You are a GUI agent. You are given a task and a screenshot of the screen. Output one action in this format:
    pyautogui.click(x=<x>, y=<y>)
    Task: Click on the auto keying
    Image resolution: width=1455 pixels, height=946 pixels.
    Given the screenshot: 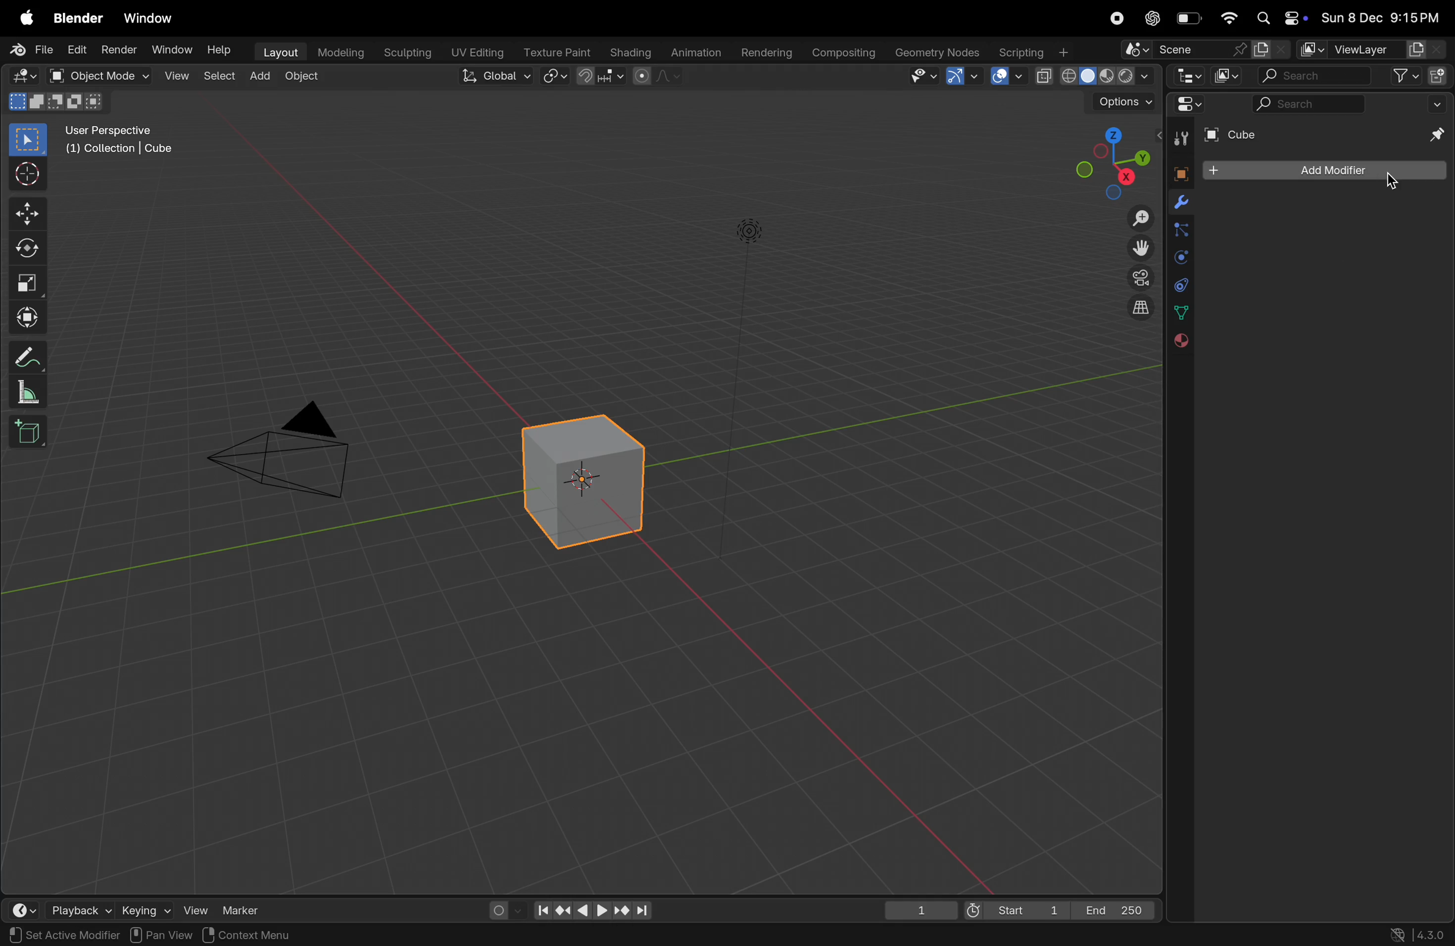 What is the action you would take?
    pyautogui.click(x=501, y=908)
    